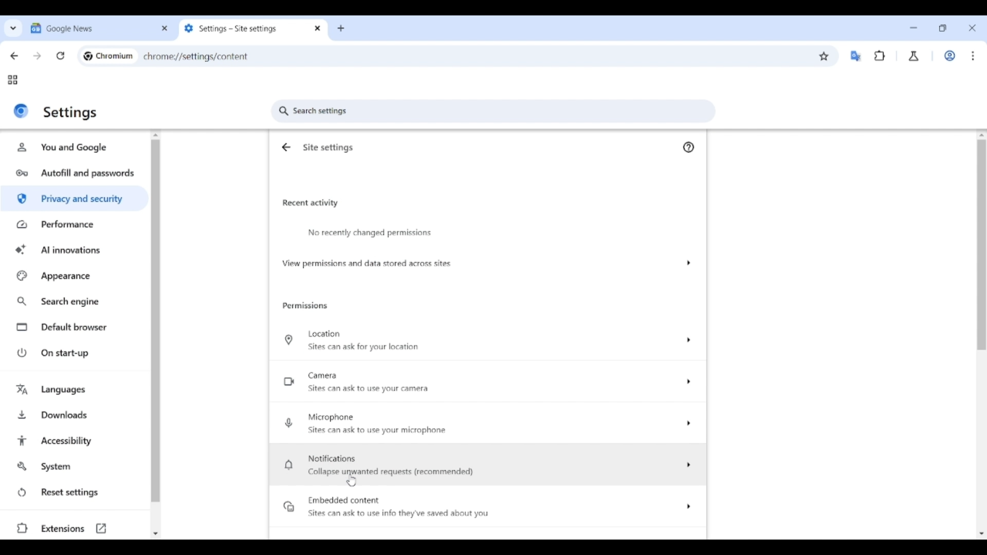 The image size is (987, 555). What do you see at coordinates (305, 306) in the screenshot?
I see `Permissions` at bounding box center [305, 306].